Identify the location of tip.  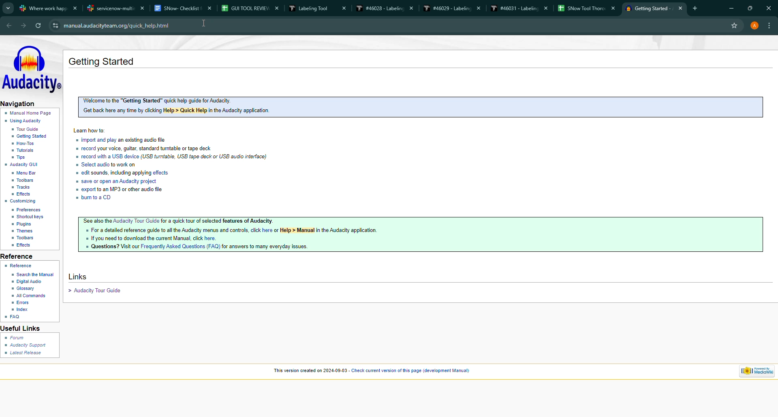
(20, 158).